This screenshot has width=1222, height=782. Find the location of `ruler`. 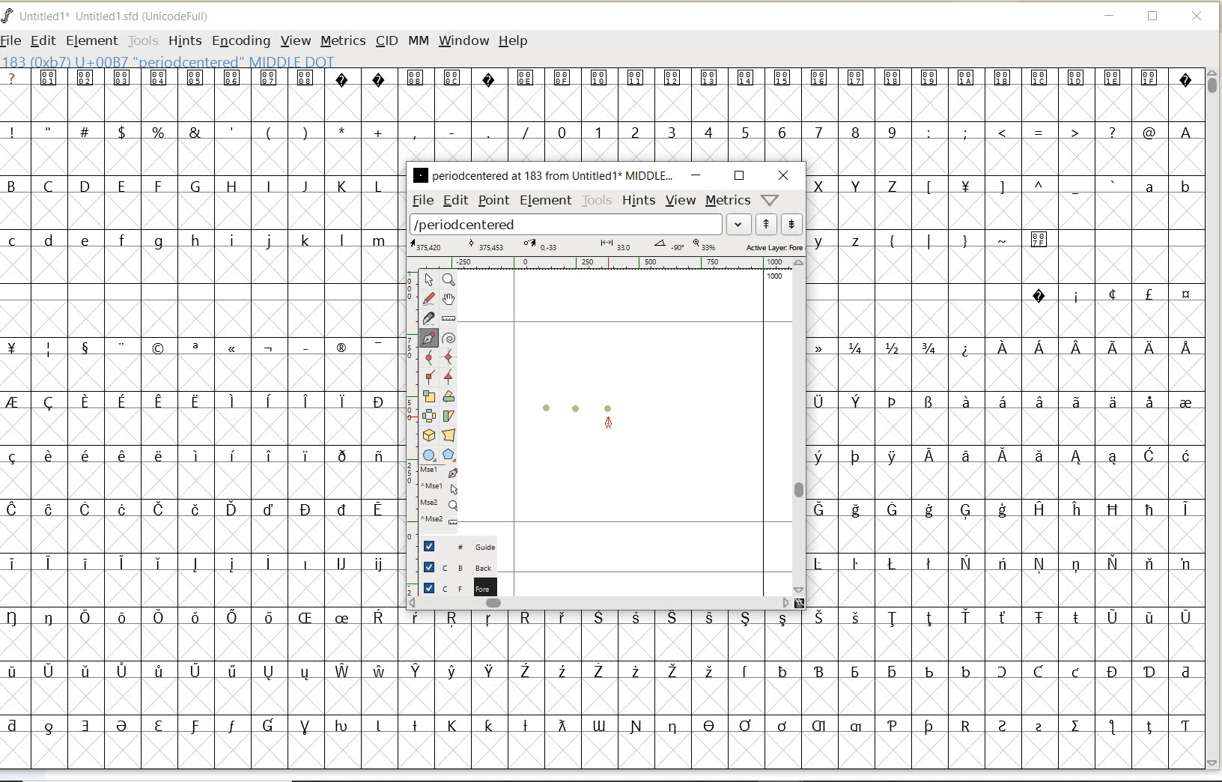

ruler is located at coordinates (608, 264).